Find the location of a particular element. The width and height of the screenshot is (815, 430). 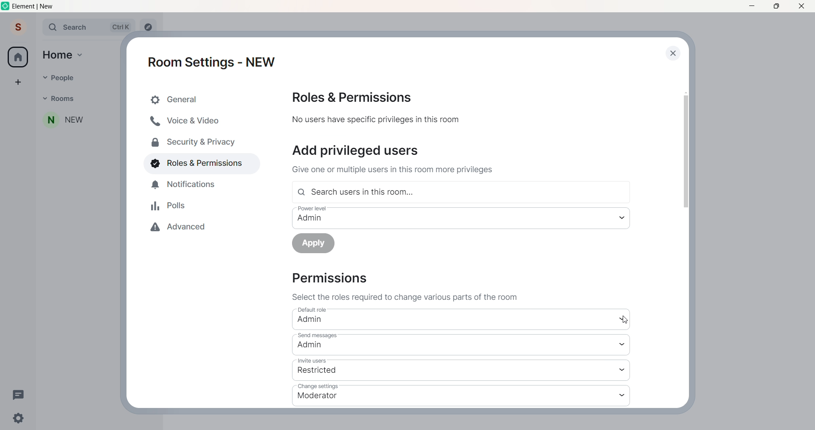

power level dropdown is located at coordinates (623, 218).